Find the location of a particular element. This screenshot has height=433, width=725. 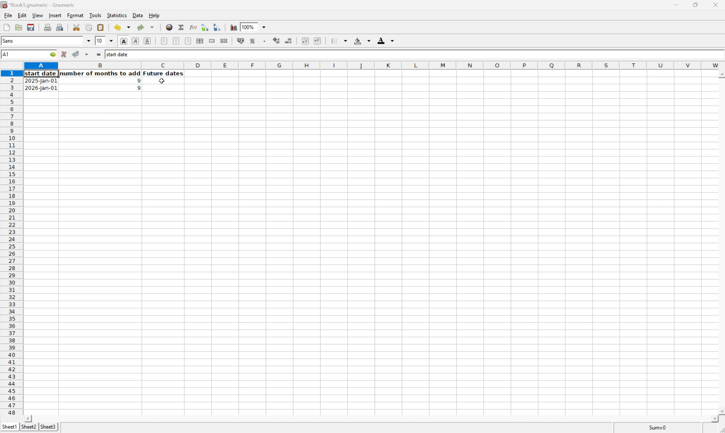

Save a current workbook is located at coordinates (32, 27).